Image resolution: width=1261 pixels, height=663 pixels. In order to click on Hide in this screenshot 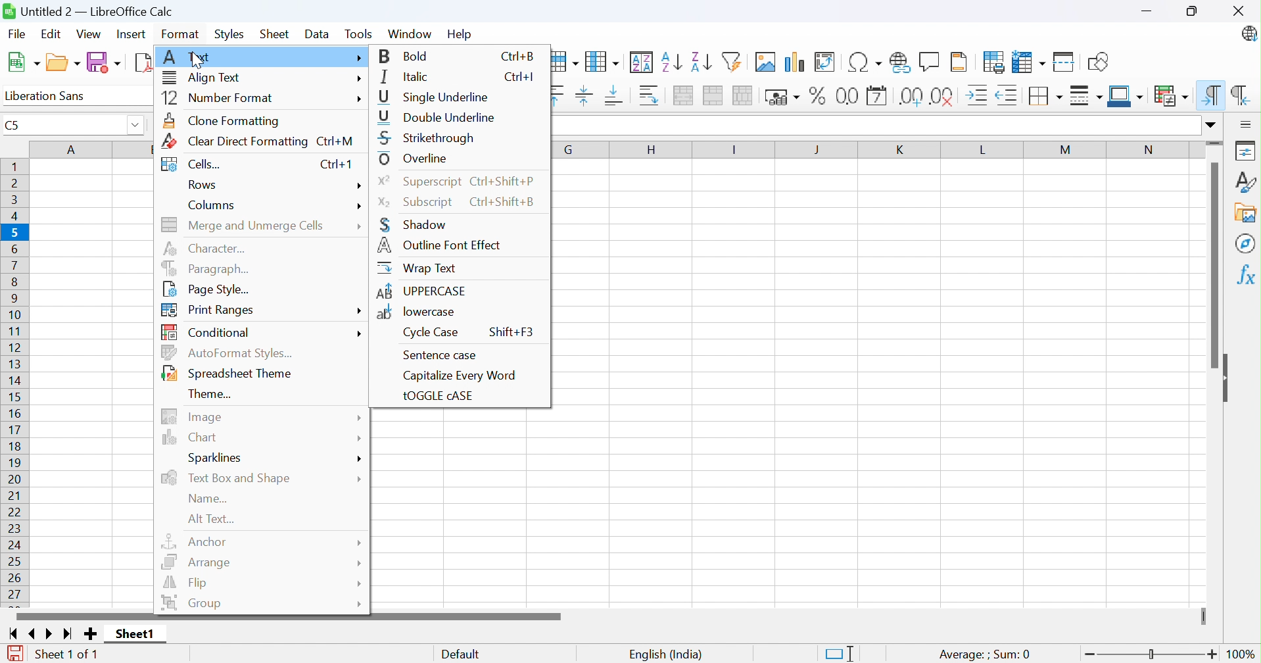, I will do `click(1227, 376)`.